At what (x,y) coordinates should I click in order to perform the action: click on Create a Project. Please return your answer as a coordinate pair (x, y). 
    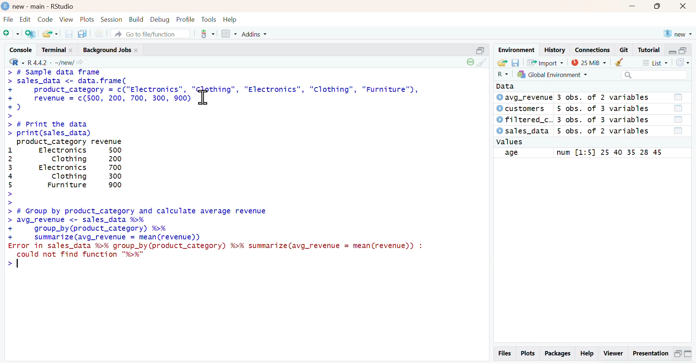
    Looking at the image, I should click on (30, 34).